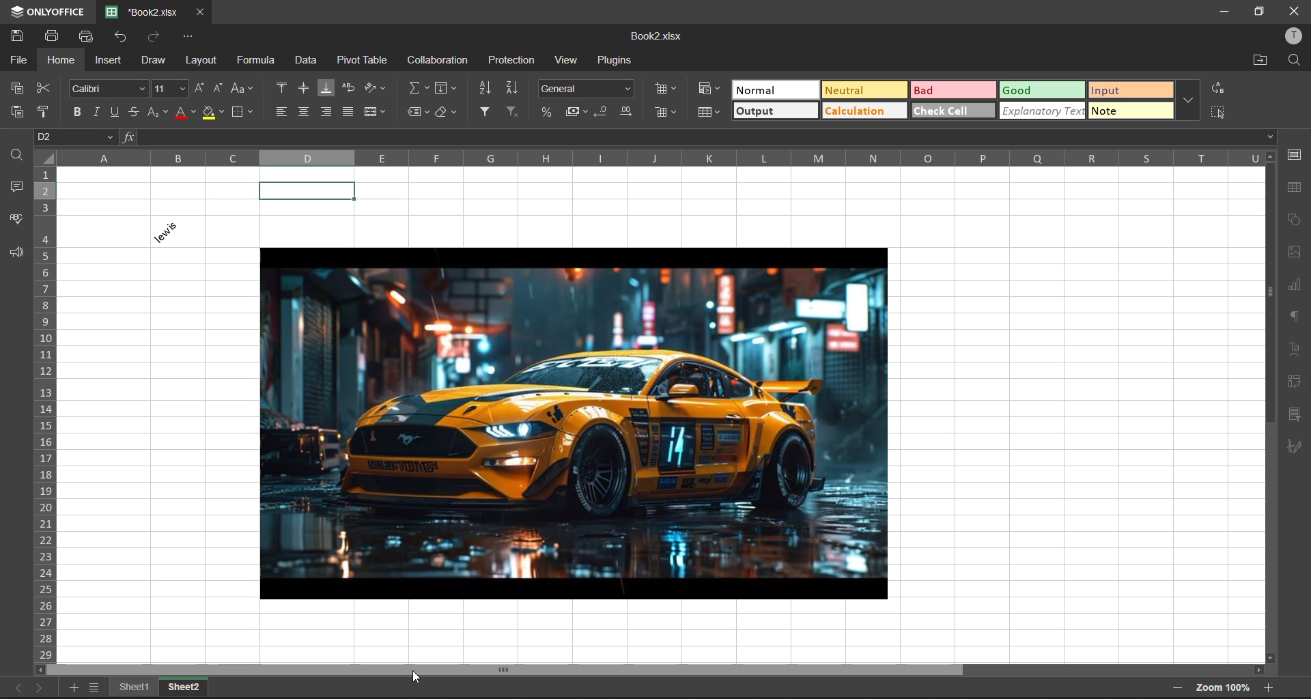  Describe the element at coordinates (420, 111) in the screenshot. I see `named ranges` at that location.